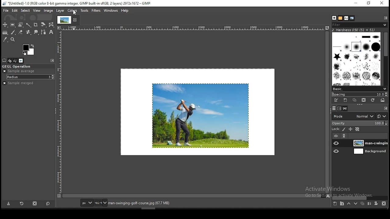  I want to click on tab, so click(64, 20).